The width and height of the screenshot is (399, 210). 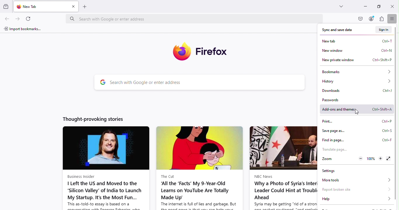 What do you see at coordinates (357, 91) in the screenshot?
I see `Downloads` at bounding box center [357, 91].